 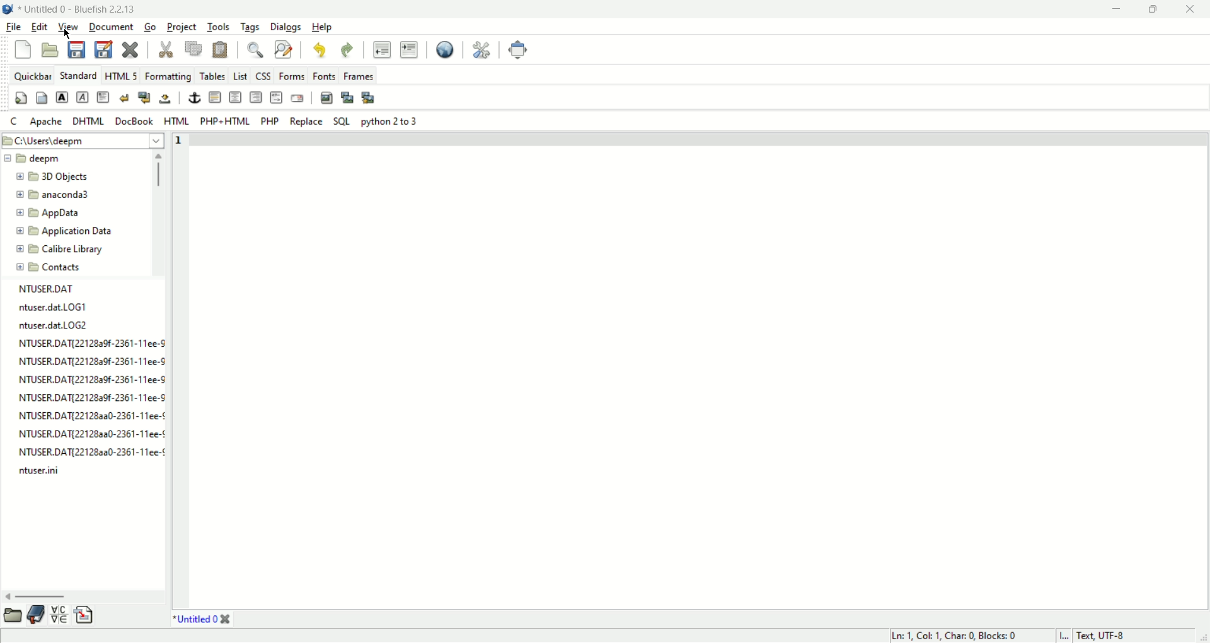 I want to click on NTUSER.DAT{22128a9f-2361-11ee-9, so click(x=90, y=361).